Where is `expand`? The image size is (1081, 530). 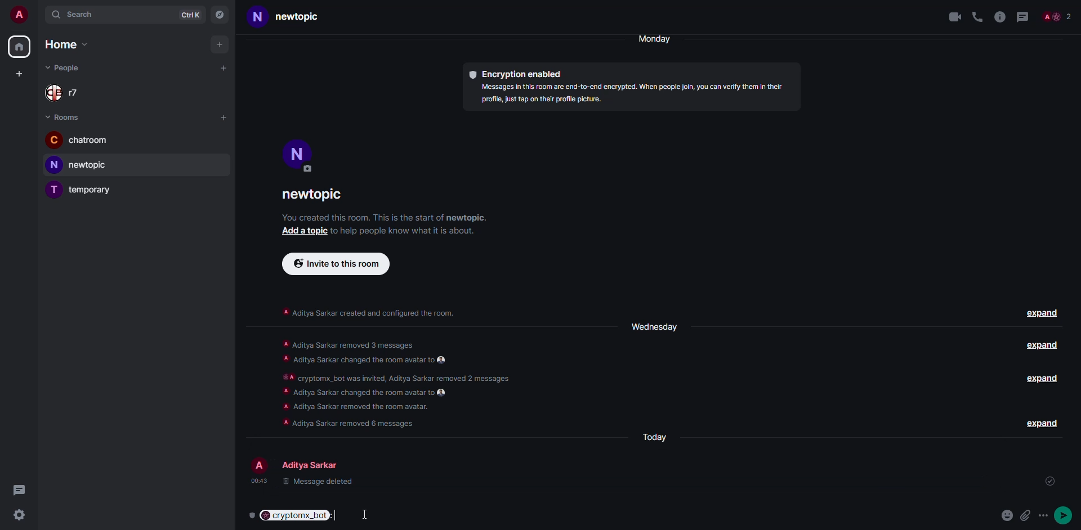
expand is located at coordinates (1040, 423).